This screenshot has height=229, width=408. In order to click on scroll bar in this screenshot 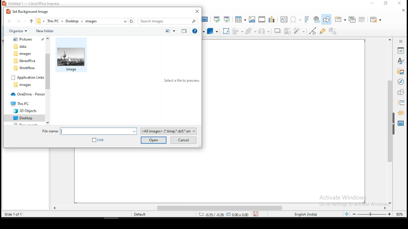, I will do `click(390, 120)`.